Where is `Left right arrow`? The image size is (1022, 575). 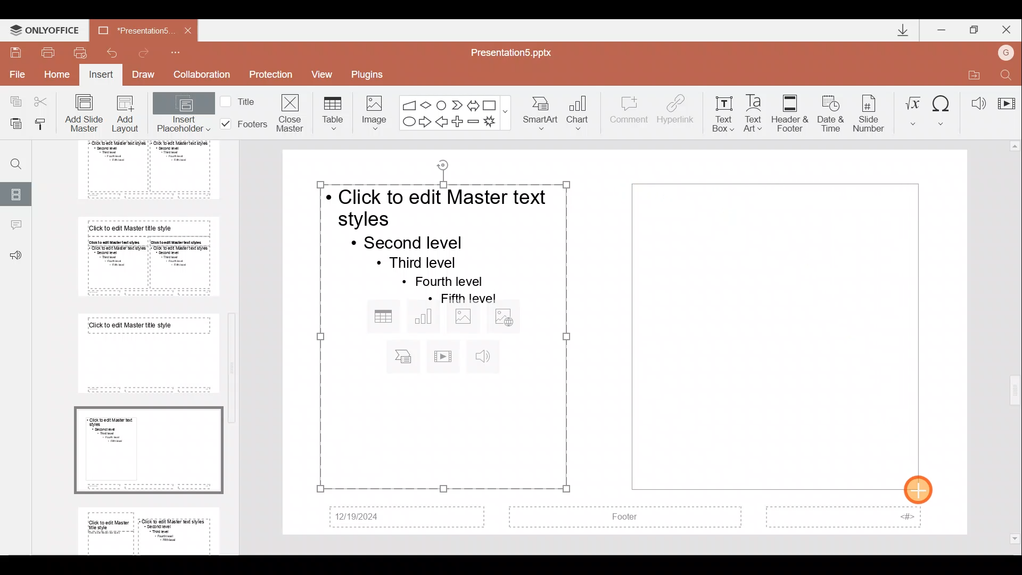
Left right arrow is located at coordinates (473, 103).